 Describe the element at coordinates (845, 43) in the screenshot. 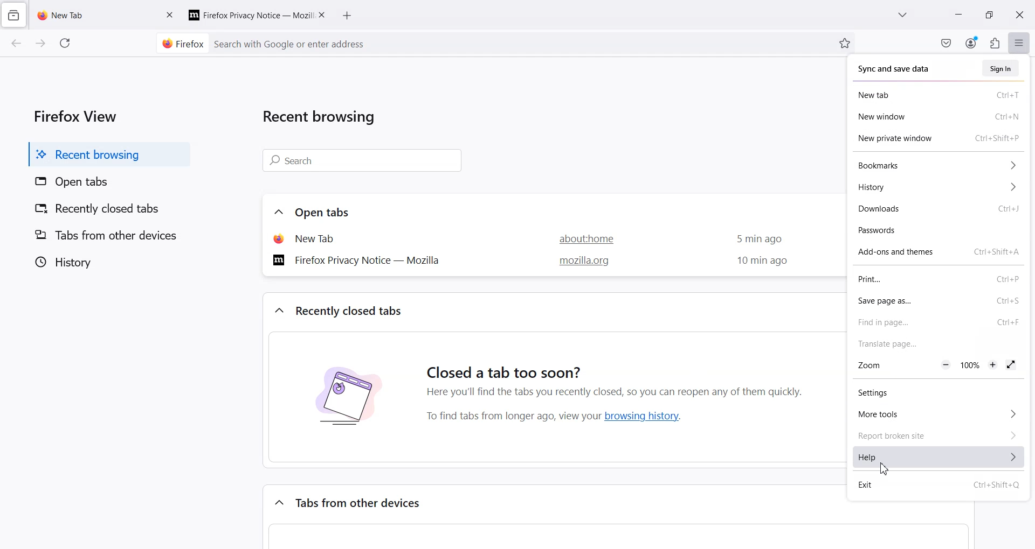

I see `Bookmark` at that location.